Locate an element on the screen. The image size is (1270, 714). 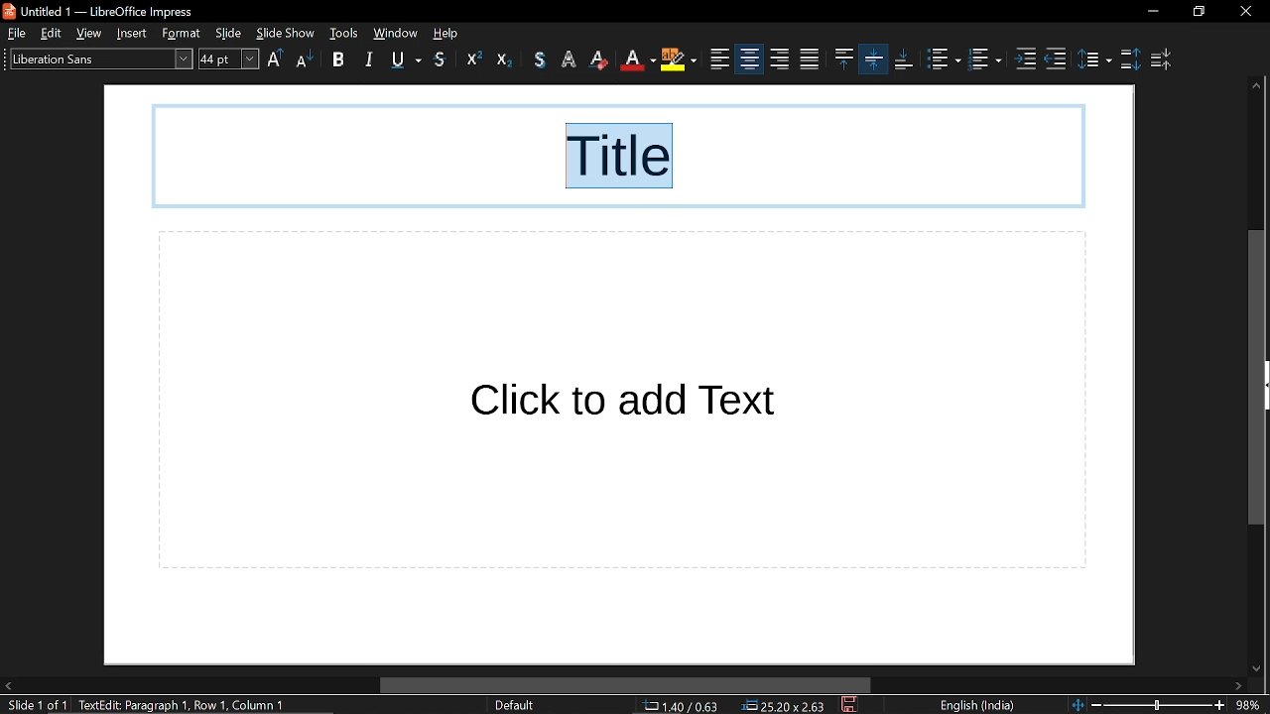
help is located at coordinates (450, 33).